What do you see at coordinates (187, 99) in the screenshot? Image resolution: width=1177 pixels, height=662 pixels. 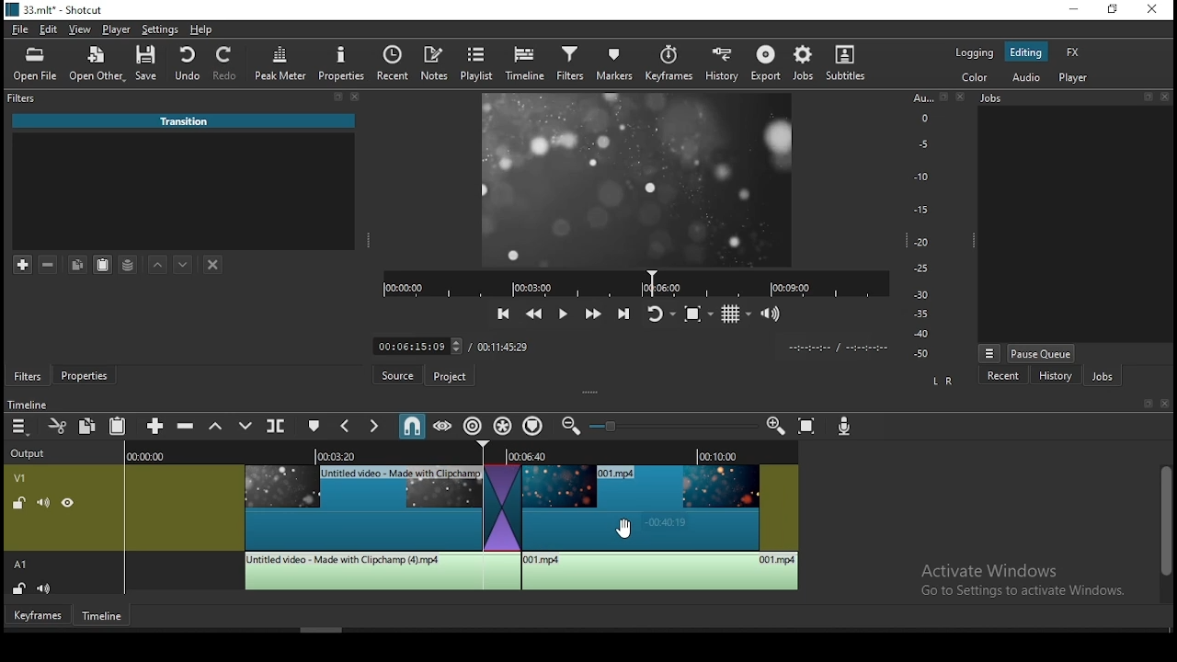 I see `filters` at bounding box center [187, 99].